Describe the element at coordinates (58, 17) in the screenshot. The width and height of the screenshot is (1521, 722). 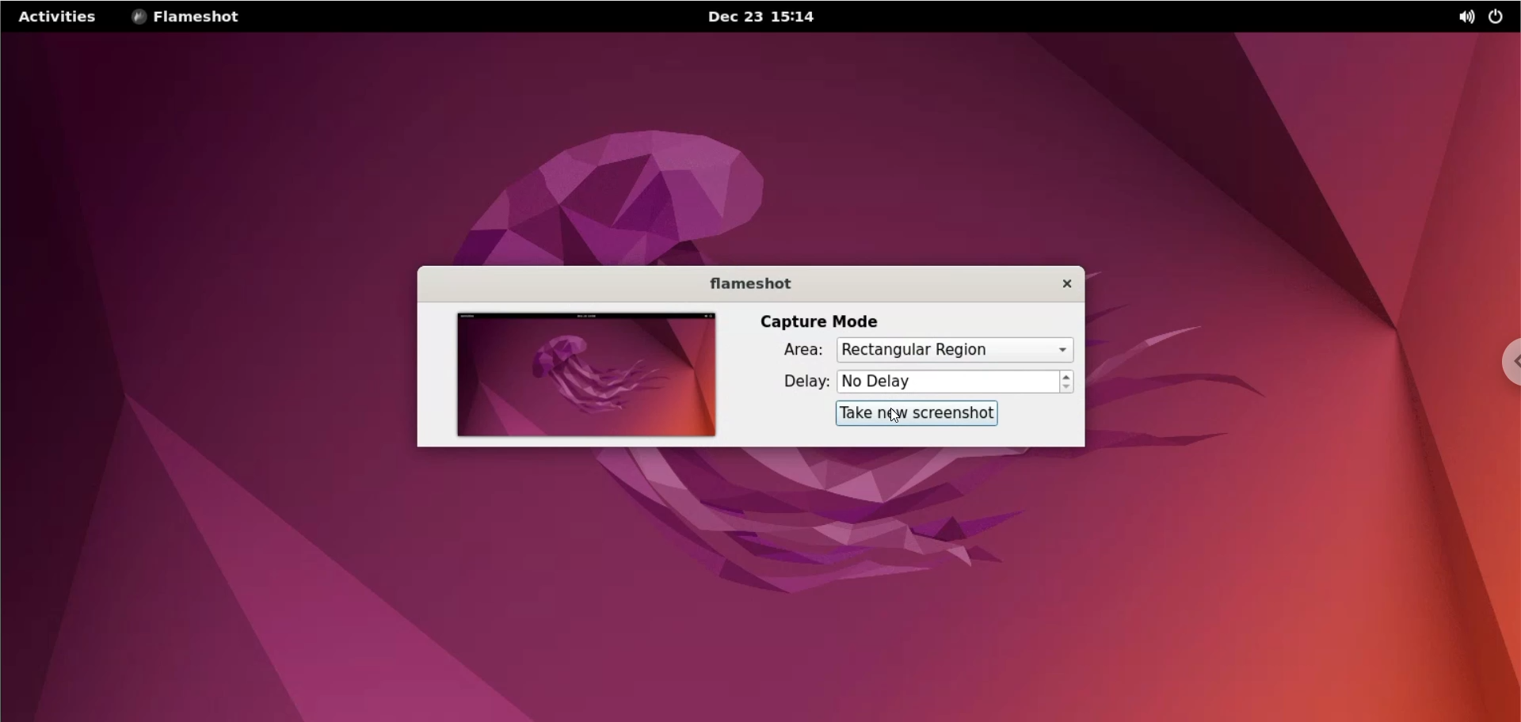
I see `activities` at that location.